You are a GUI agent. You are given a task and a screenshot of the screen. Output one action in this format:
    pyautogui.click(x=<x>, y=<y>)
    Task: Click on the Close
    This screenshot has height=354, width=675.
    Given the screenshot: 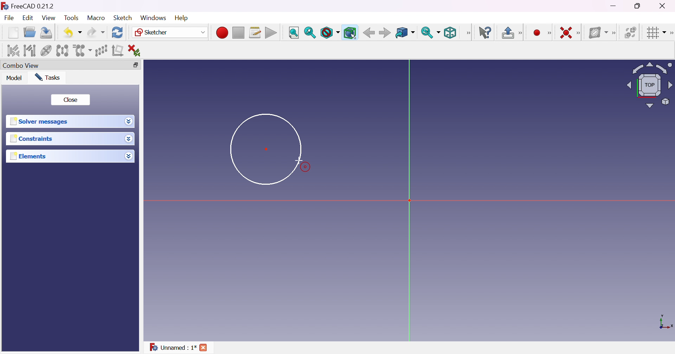 What is the action you would take?
    pyautogui.click(x=204, y=347)
    